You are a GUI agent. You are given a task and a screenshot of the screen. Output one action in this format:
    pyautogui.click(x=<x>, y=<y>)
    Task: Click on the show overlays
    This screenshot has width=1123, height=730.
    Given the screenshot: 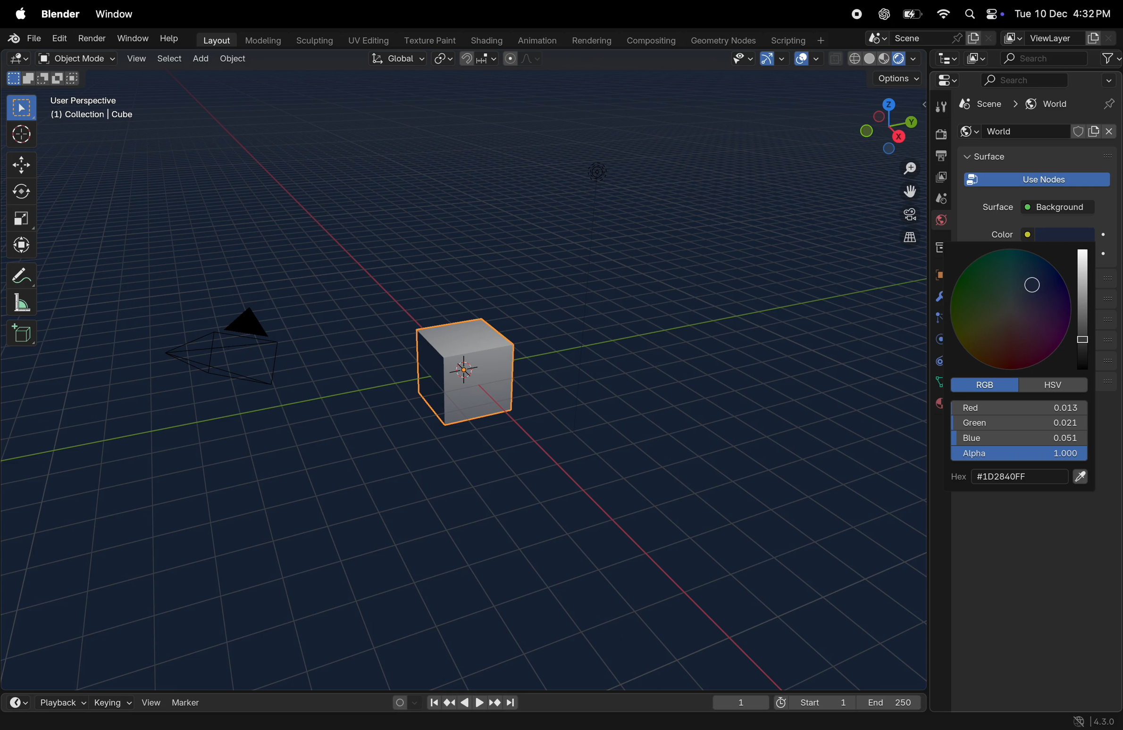 What is the action you would take?
    pyautogui.click(x=809, y=58)
    